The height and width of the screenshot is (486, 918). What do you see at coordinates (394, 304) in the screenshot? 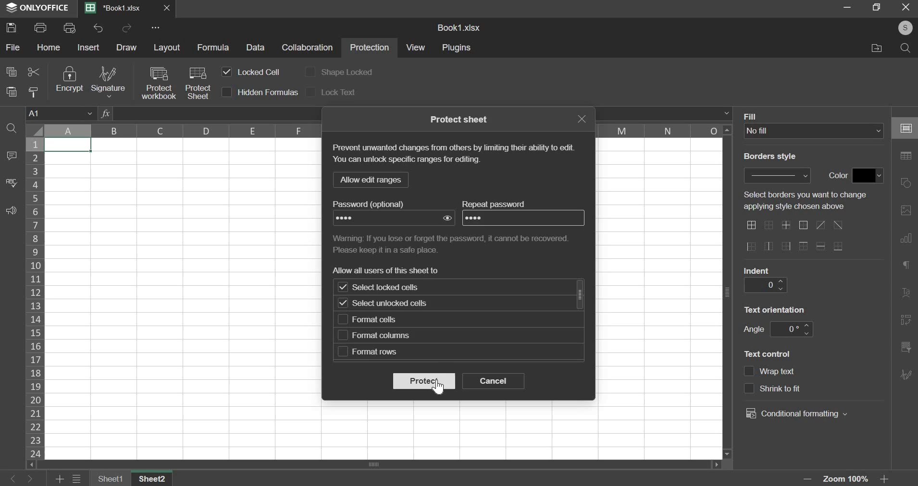
I see `select unlocked cells` at bounding box center [394, 304].